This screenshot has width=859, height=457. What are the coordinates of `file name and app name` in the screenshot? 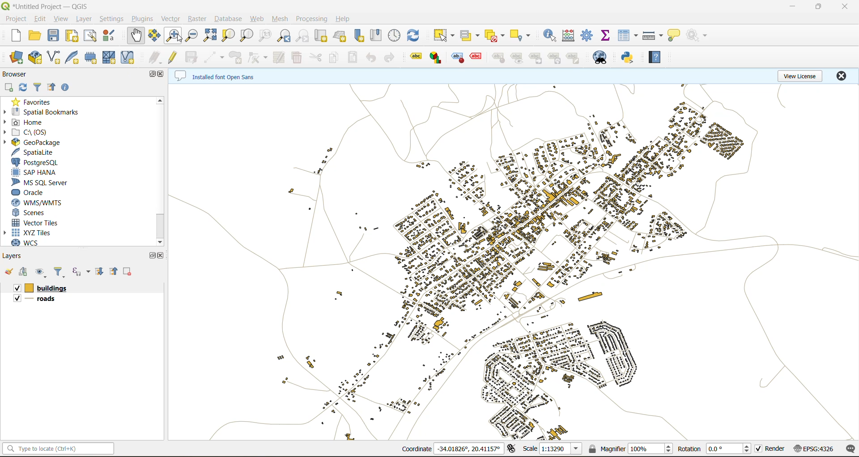 It's located at (48, 5).